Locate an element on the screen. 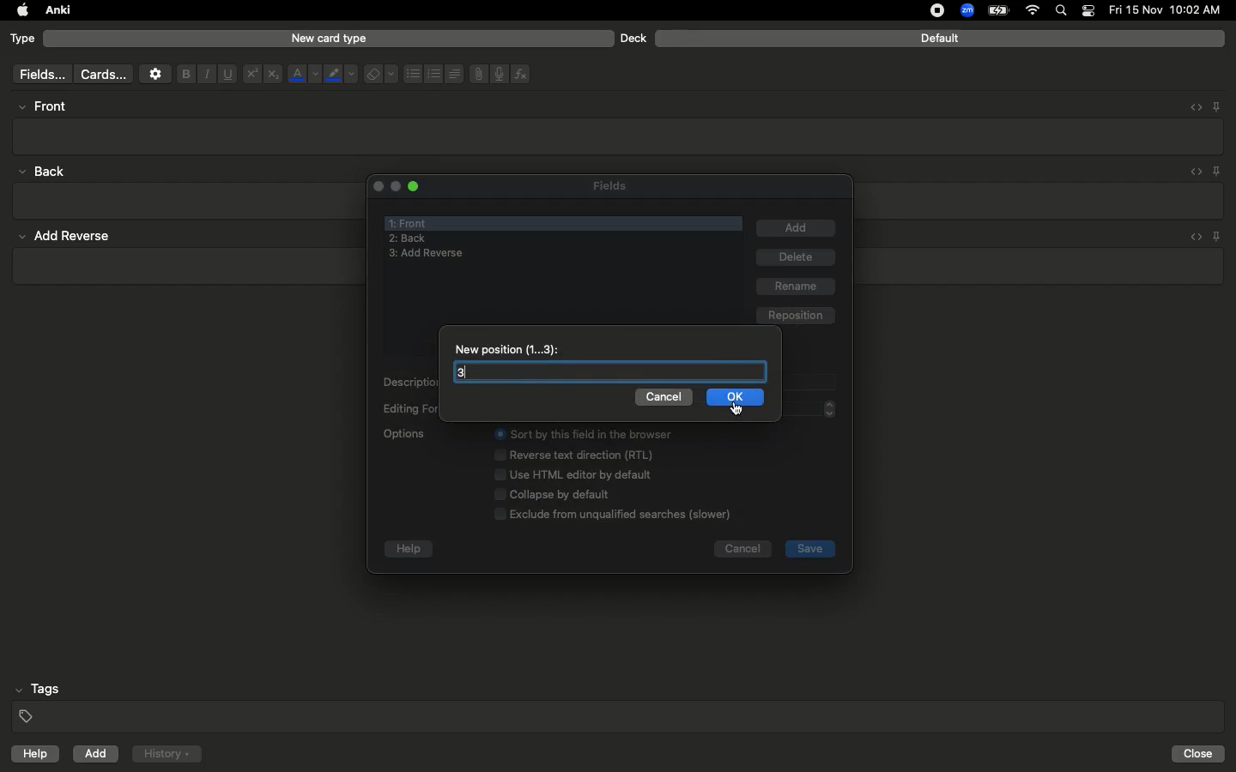  cursor is located at coordinates (736, 408).